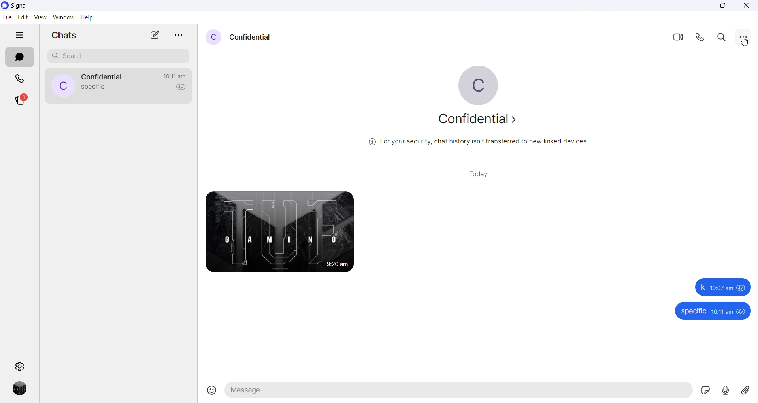 Image resolution: width=758 pixels, height=403 pixels. I want to click on specific, so click(694, 311).